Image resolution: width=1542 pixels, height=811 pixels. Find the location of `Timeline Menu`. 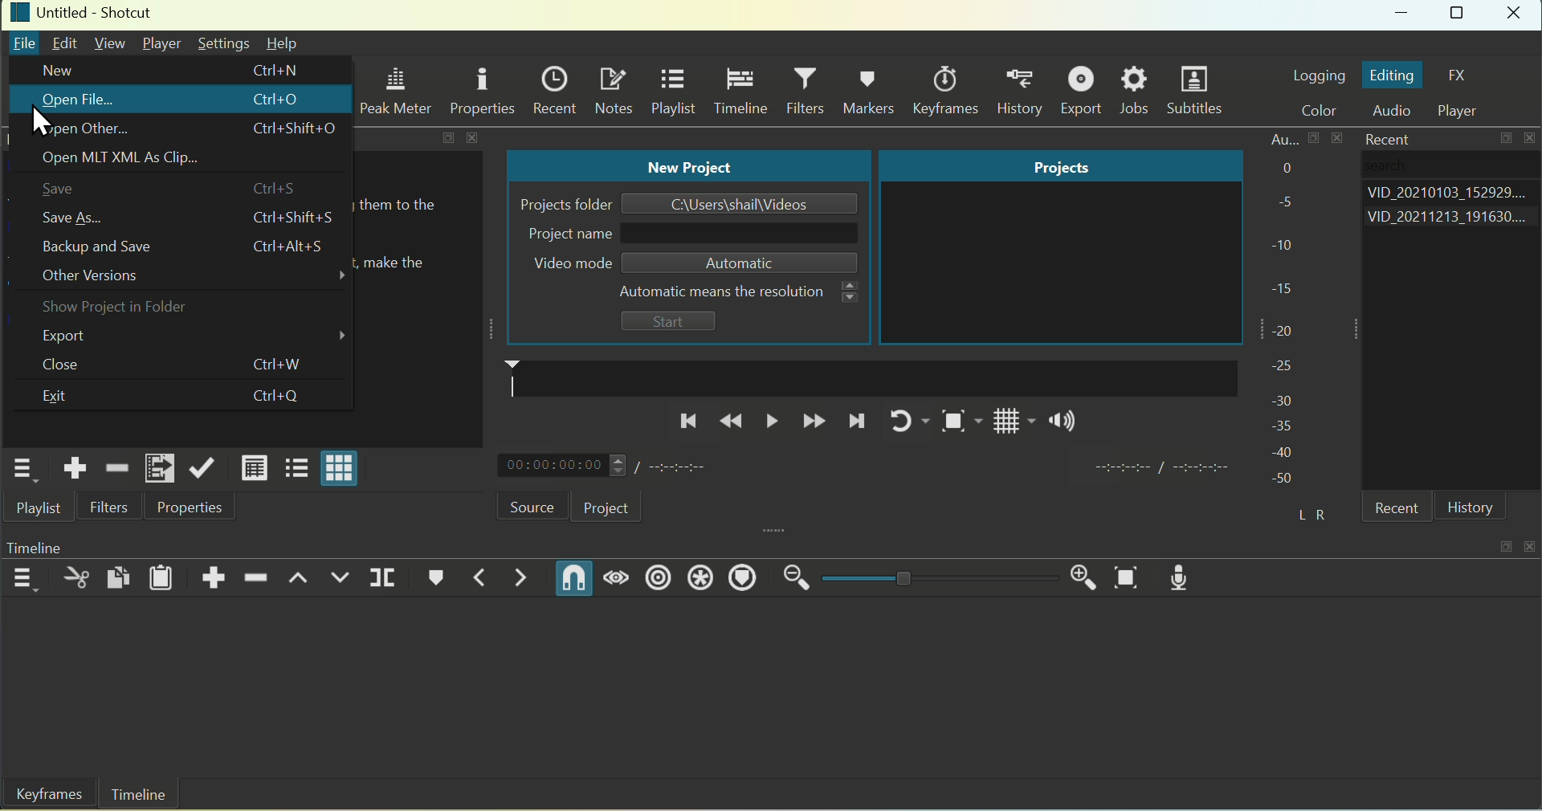

Timeline Menu is located at coordinates (24, 577).